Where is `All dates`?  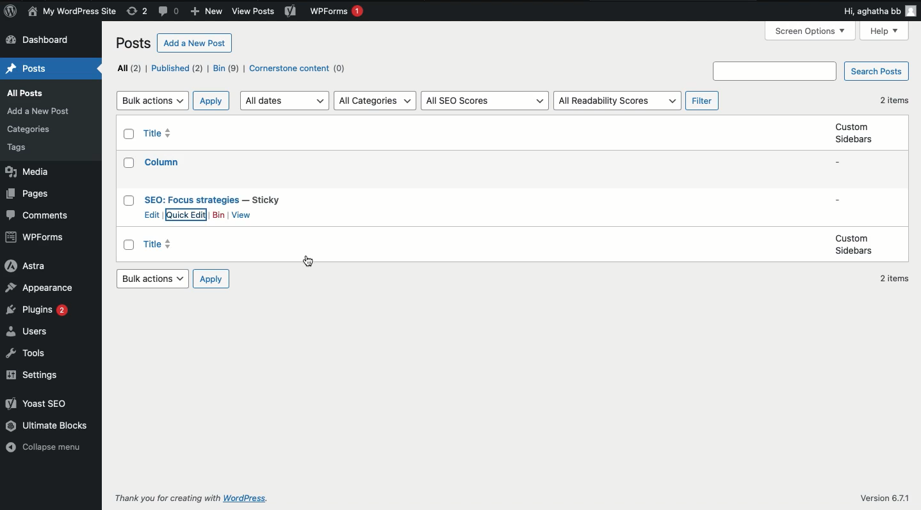 All dates is located at coordinates (286, 100).